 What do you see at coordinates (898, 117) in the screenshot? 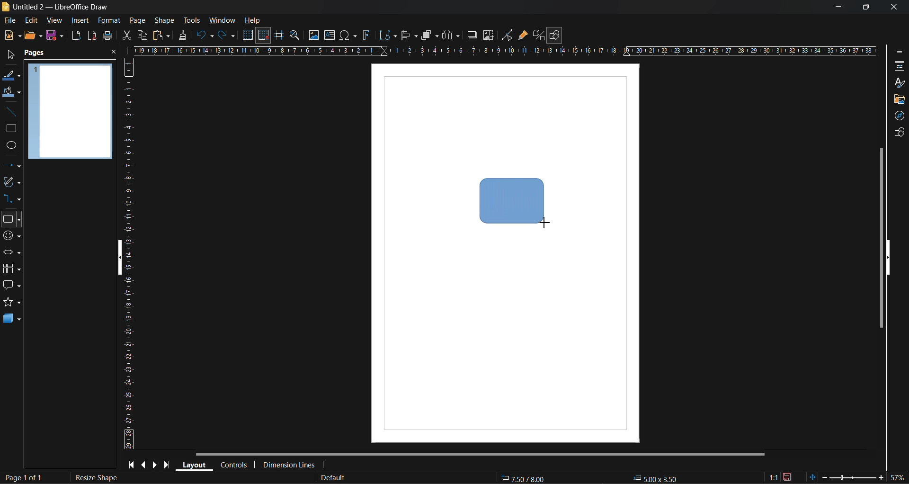
I see `navigator` at bounding box center [898, 117].